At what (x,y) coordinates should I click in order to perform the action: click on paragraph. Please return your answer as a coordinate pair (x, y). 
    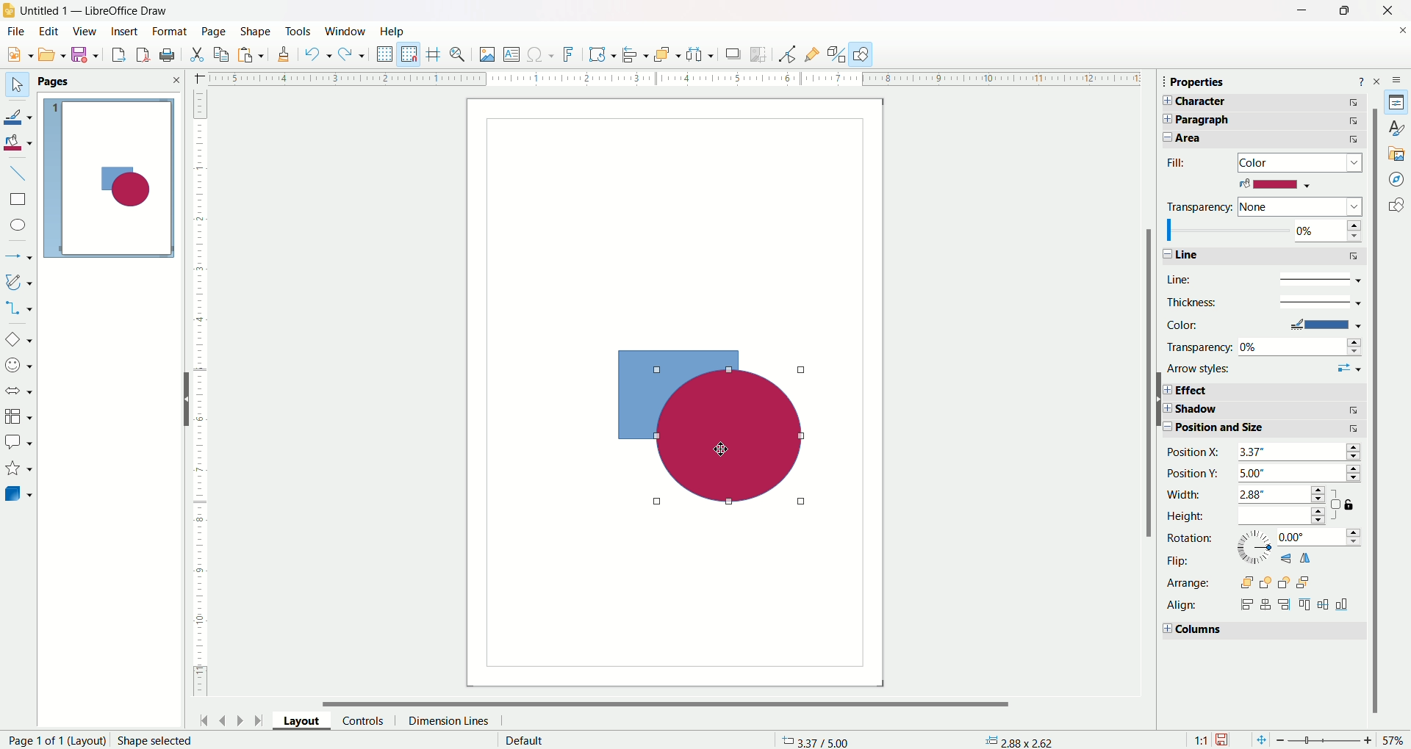
    Looking at the image, I should click on (1272, 120).